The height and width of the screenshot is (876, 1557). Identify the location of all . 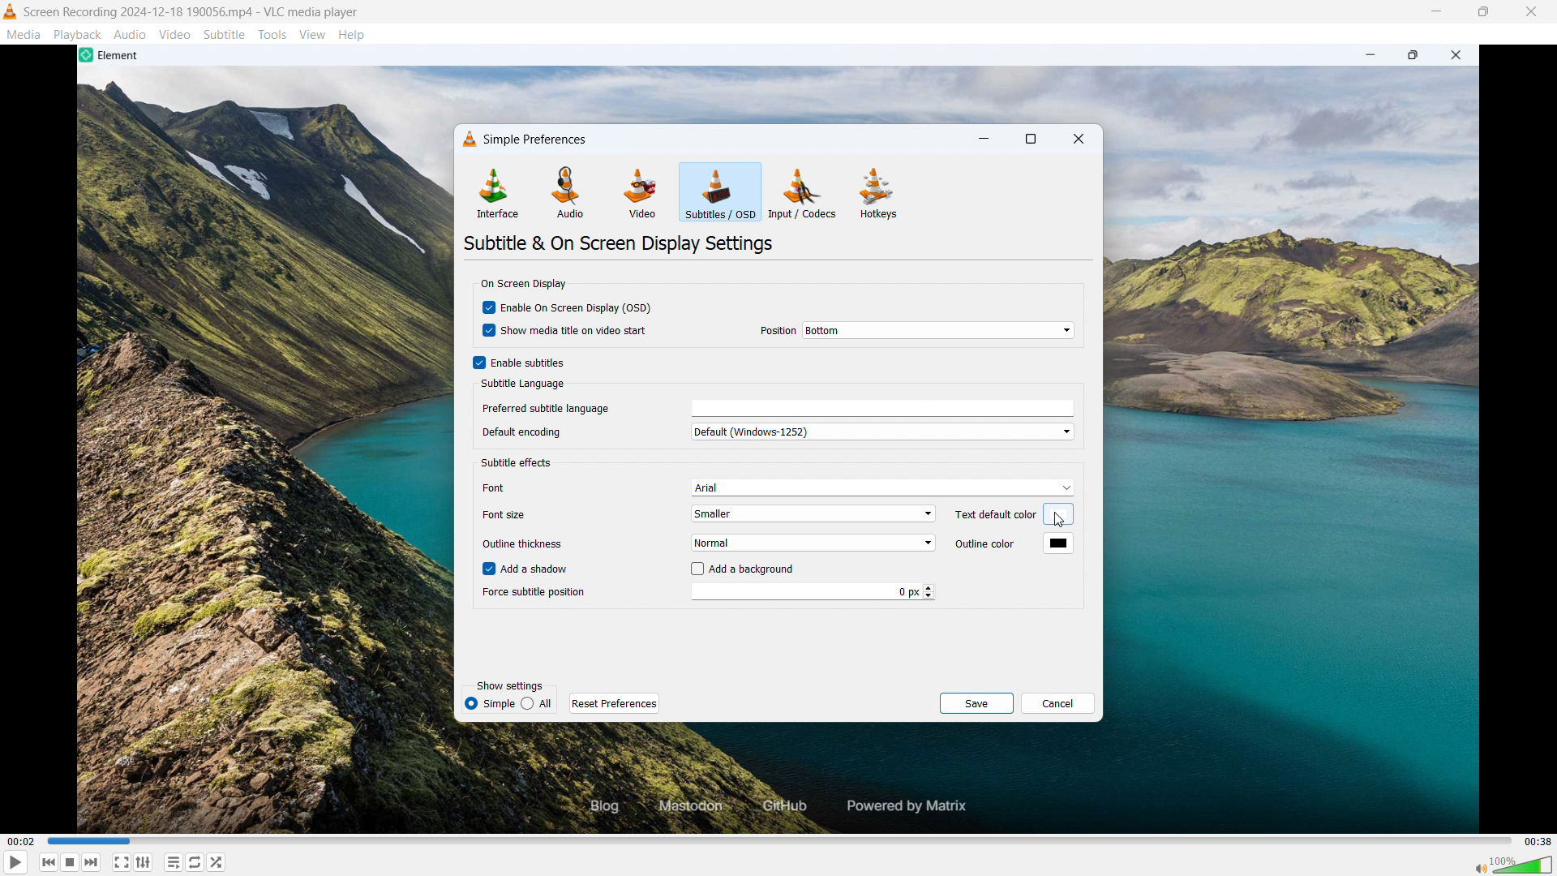
(538, 703).